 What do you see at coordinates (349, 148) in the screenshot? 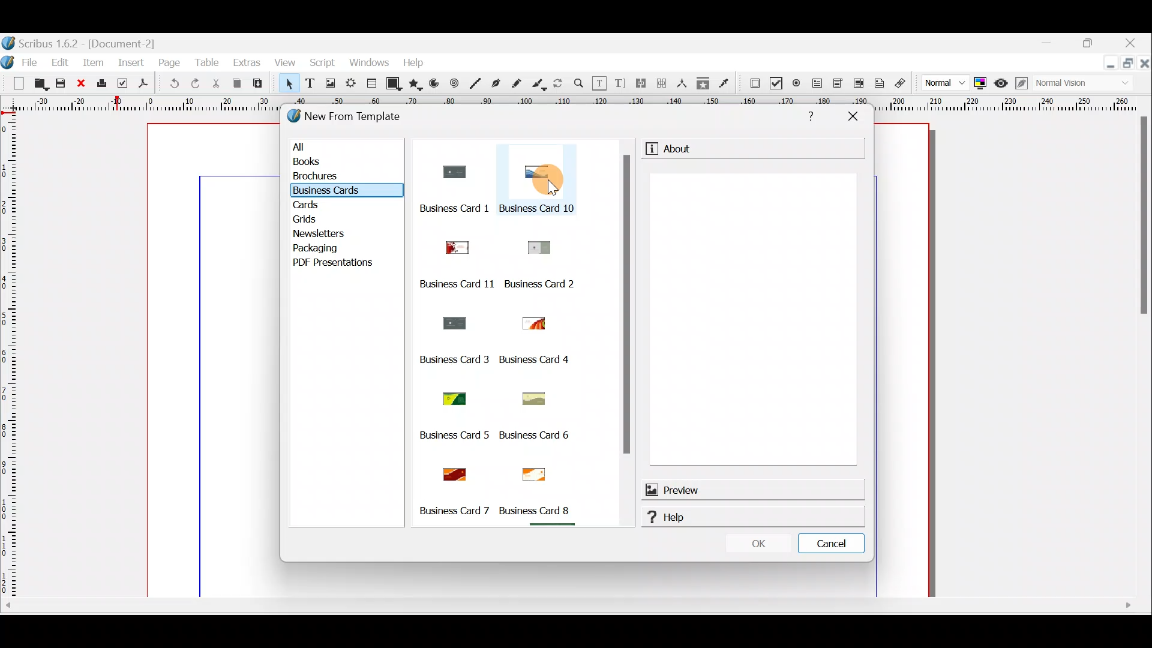
I see `All` at bounding box center [349, 148].